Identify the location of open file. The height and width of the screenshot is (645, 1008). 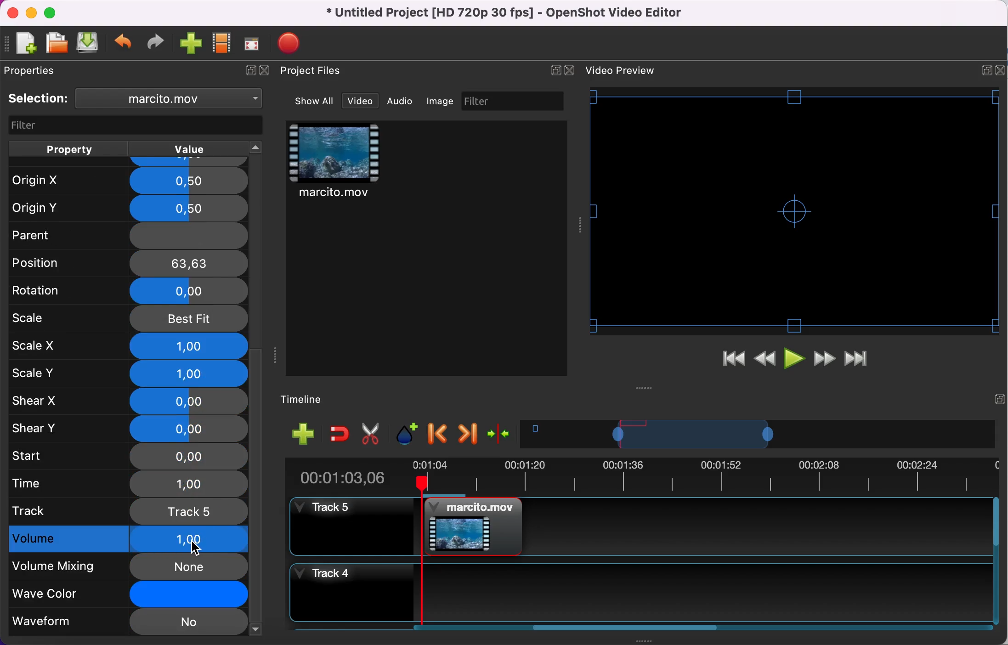
(56, 44).